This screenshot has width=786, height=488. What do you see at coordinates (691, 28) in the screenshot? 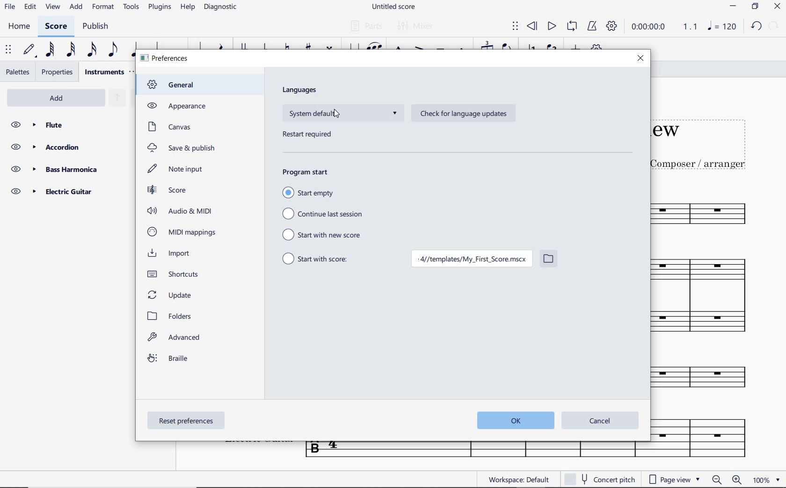
I see `Playback speed` at bounding box center [691, 28].